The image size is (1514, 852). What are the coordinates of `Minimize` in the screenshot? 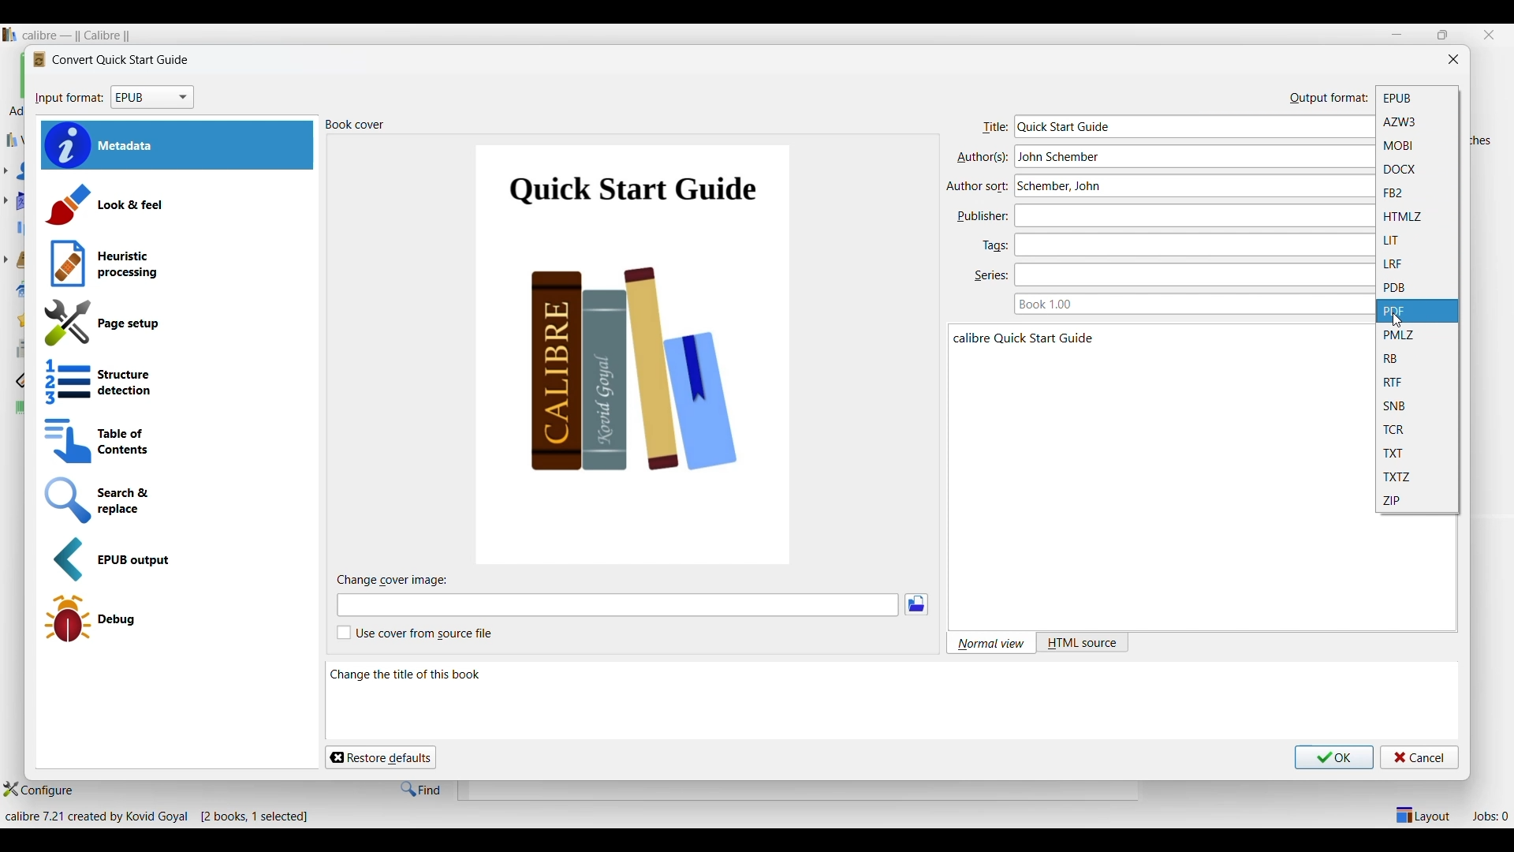 It's located at (1397, 35).